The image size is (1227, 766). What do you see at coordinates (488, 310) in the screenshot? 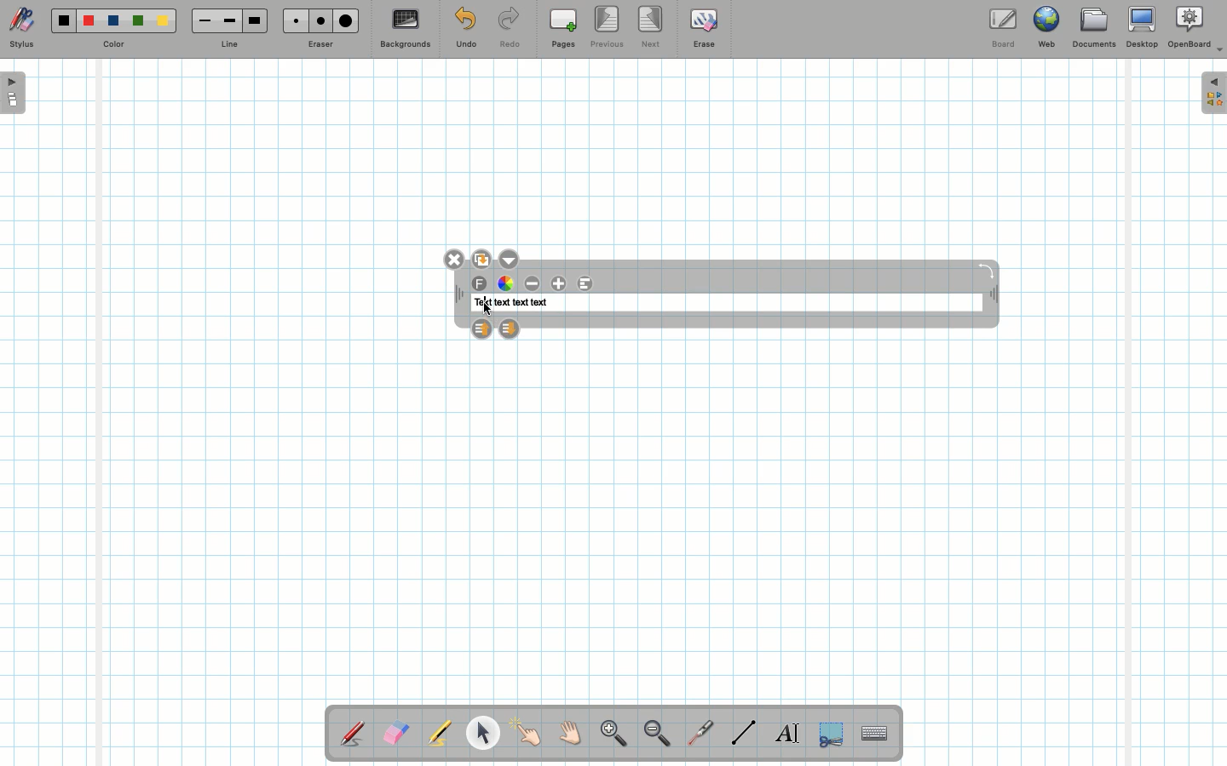
I see `cursor` at bounding box center [488, 310].